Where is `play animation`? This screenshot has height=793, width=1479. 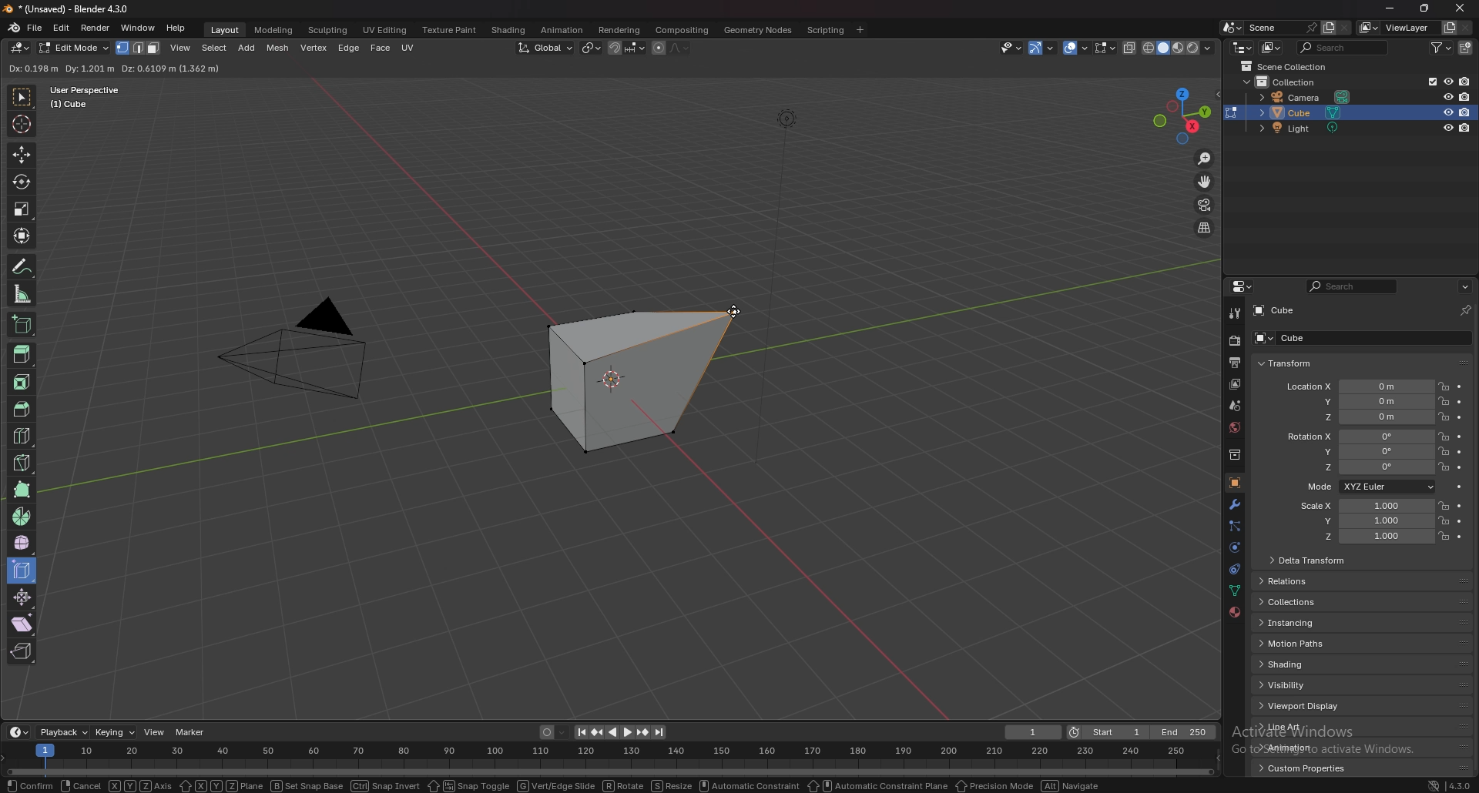
play animation is located at coordinates (619, 731).